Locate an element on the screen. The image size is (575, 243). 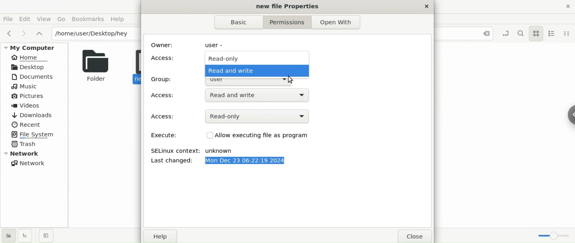
previous is located at coordinates (9, 34).